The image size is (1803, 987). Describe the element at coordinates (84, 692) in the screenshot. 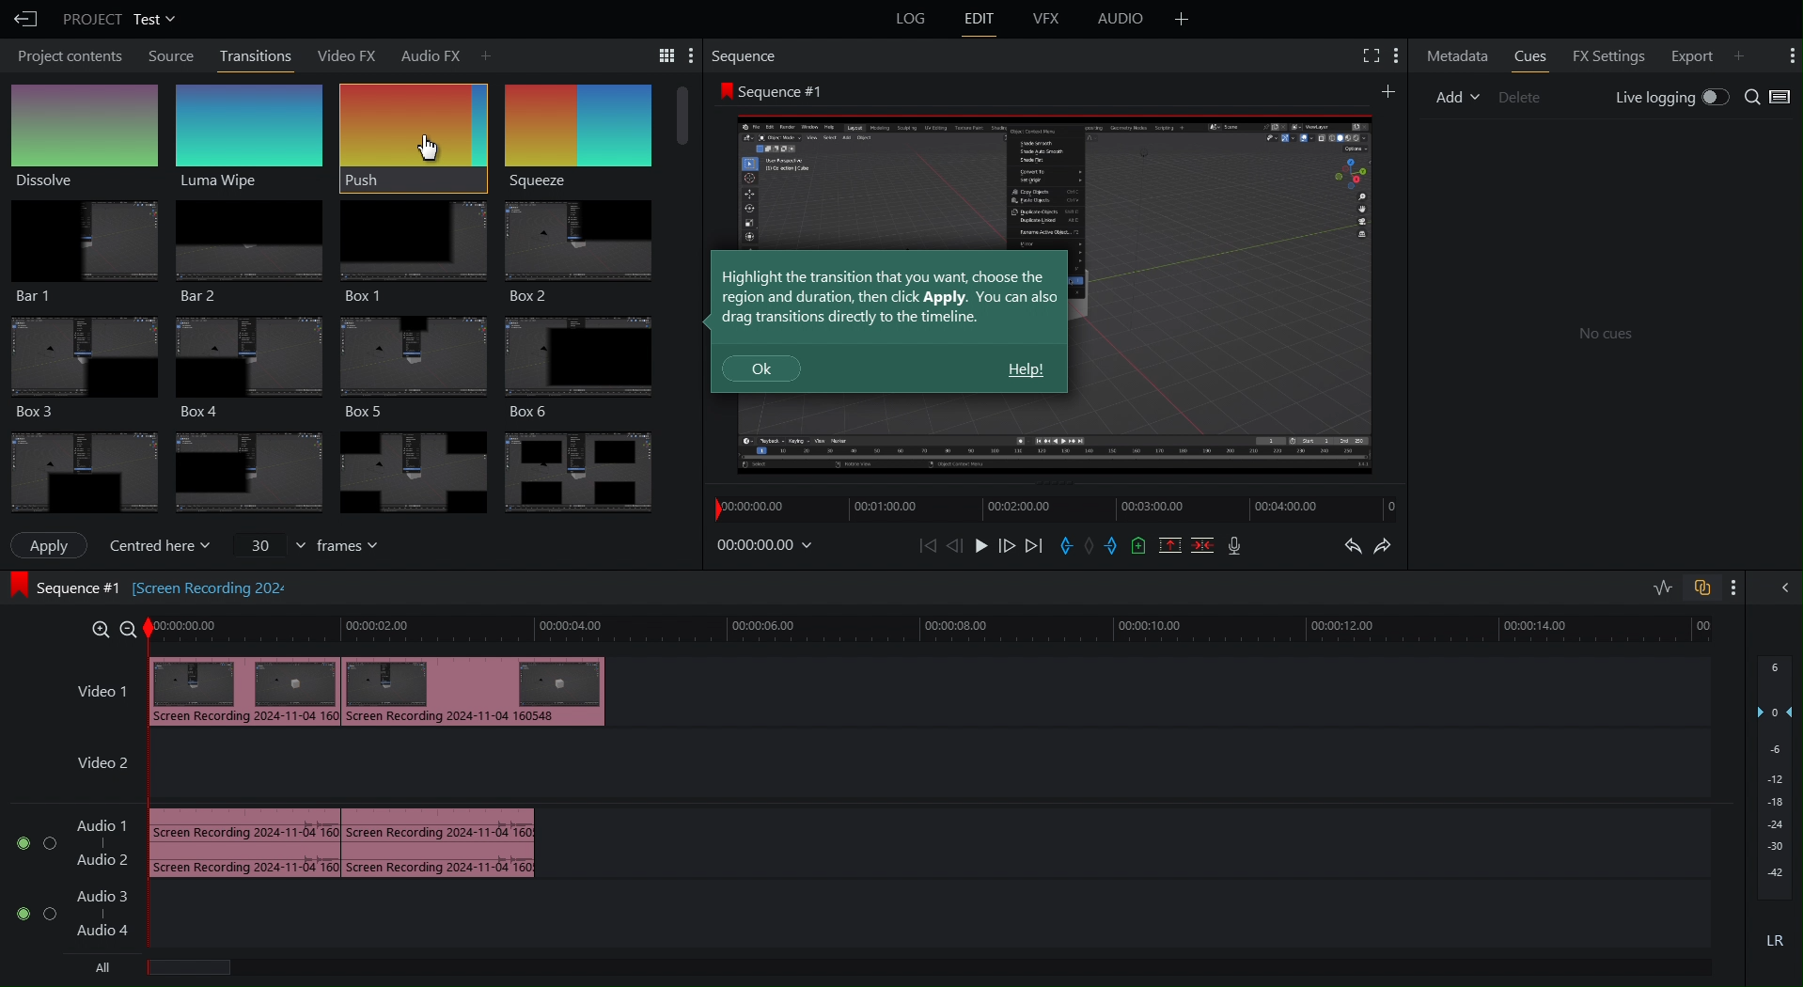

I see `Video 1` at that location.